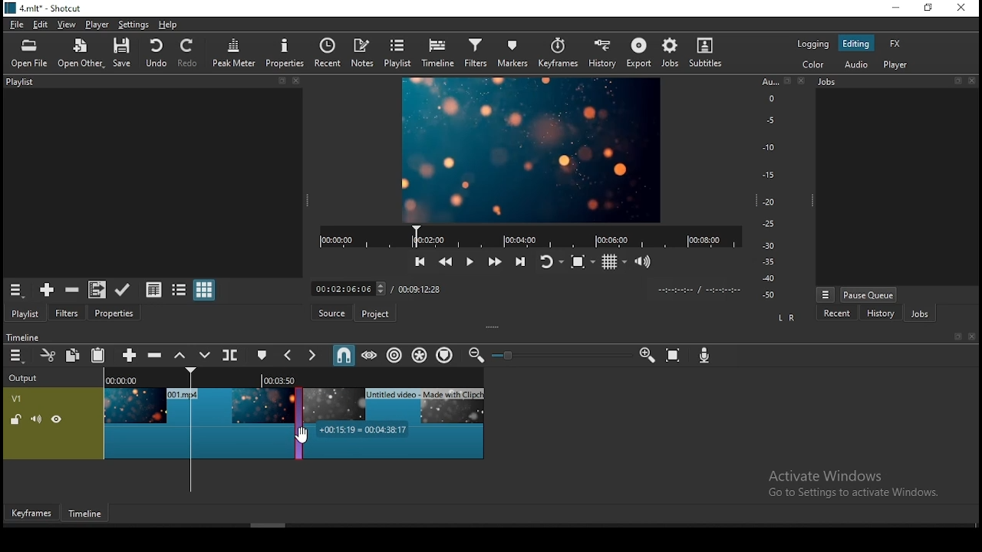 The height and width of the screenshot is (552, 982). Describe the element at coordinates (262, 354) in the screenshot. I see `create/edit marker` at that location.